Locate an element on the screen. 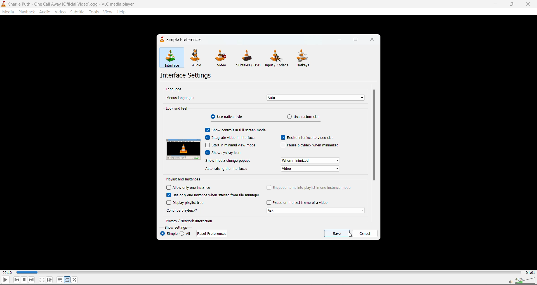 The image size is (537, 285). track slider is located at coordinates (267, 272).